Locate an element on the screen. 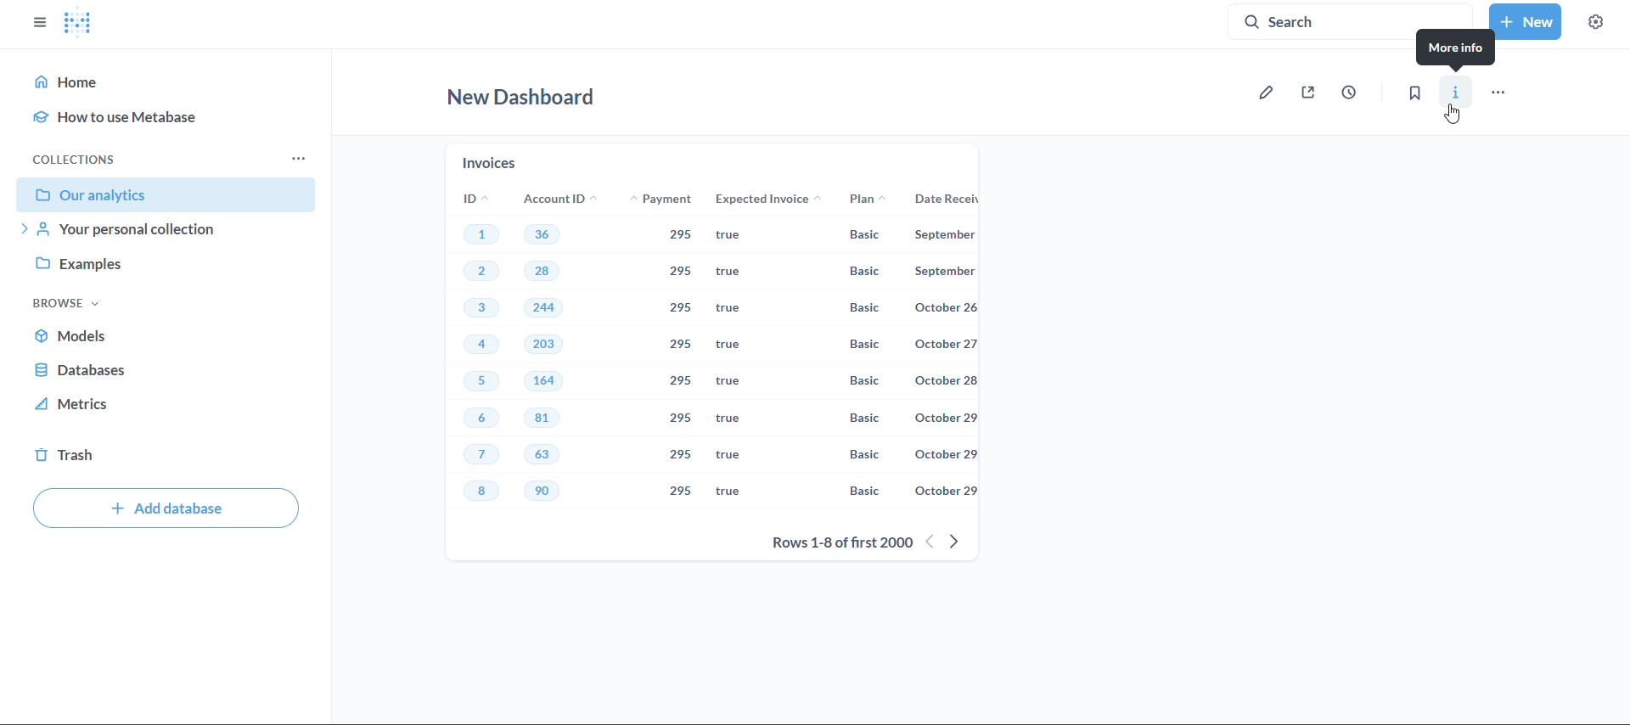 The height and width of the screenshot is (725, 1630). home is located at coordinates (73, 83).